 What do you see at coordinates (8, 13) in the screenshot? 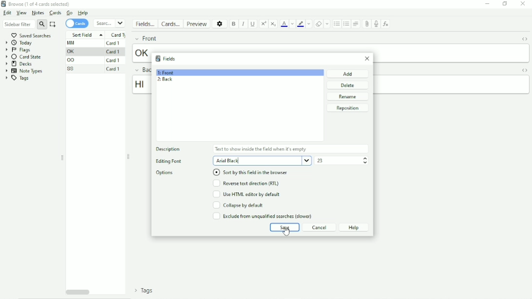
I see `Edit` at bounding box center [8, 13].